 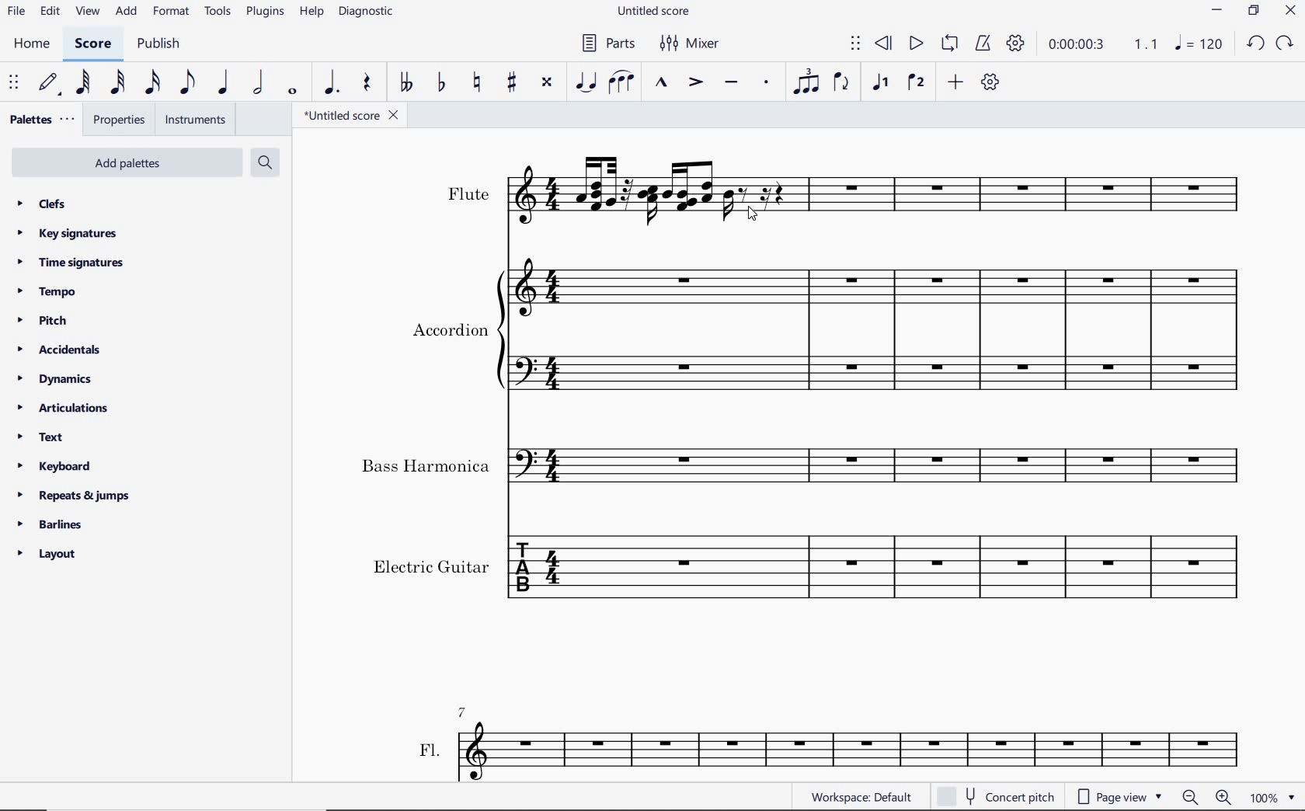 What do you see at coordinates (660, 83) in the screenshot?
I see `marcato` at bounding box center [660, 83].